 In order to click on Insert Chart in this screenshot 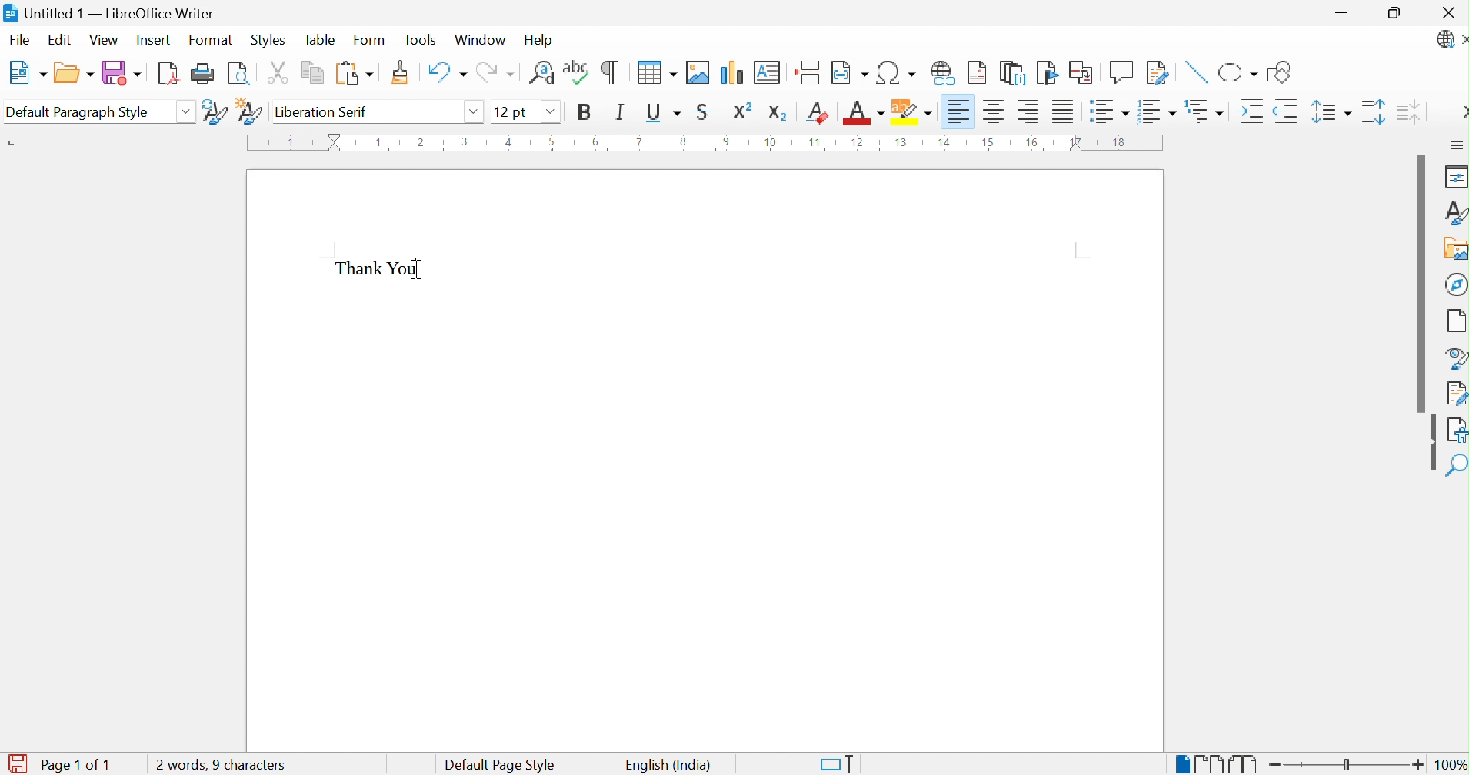, I will do `click(731, 72)`.